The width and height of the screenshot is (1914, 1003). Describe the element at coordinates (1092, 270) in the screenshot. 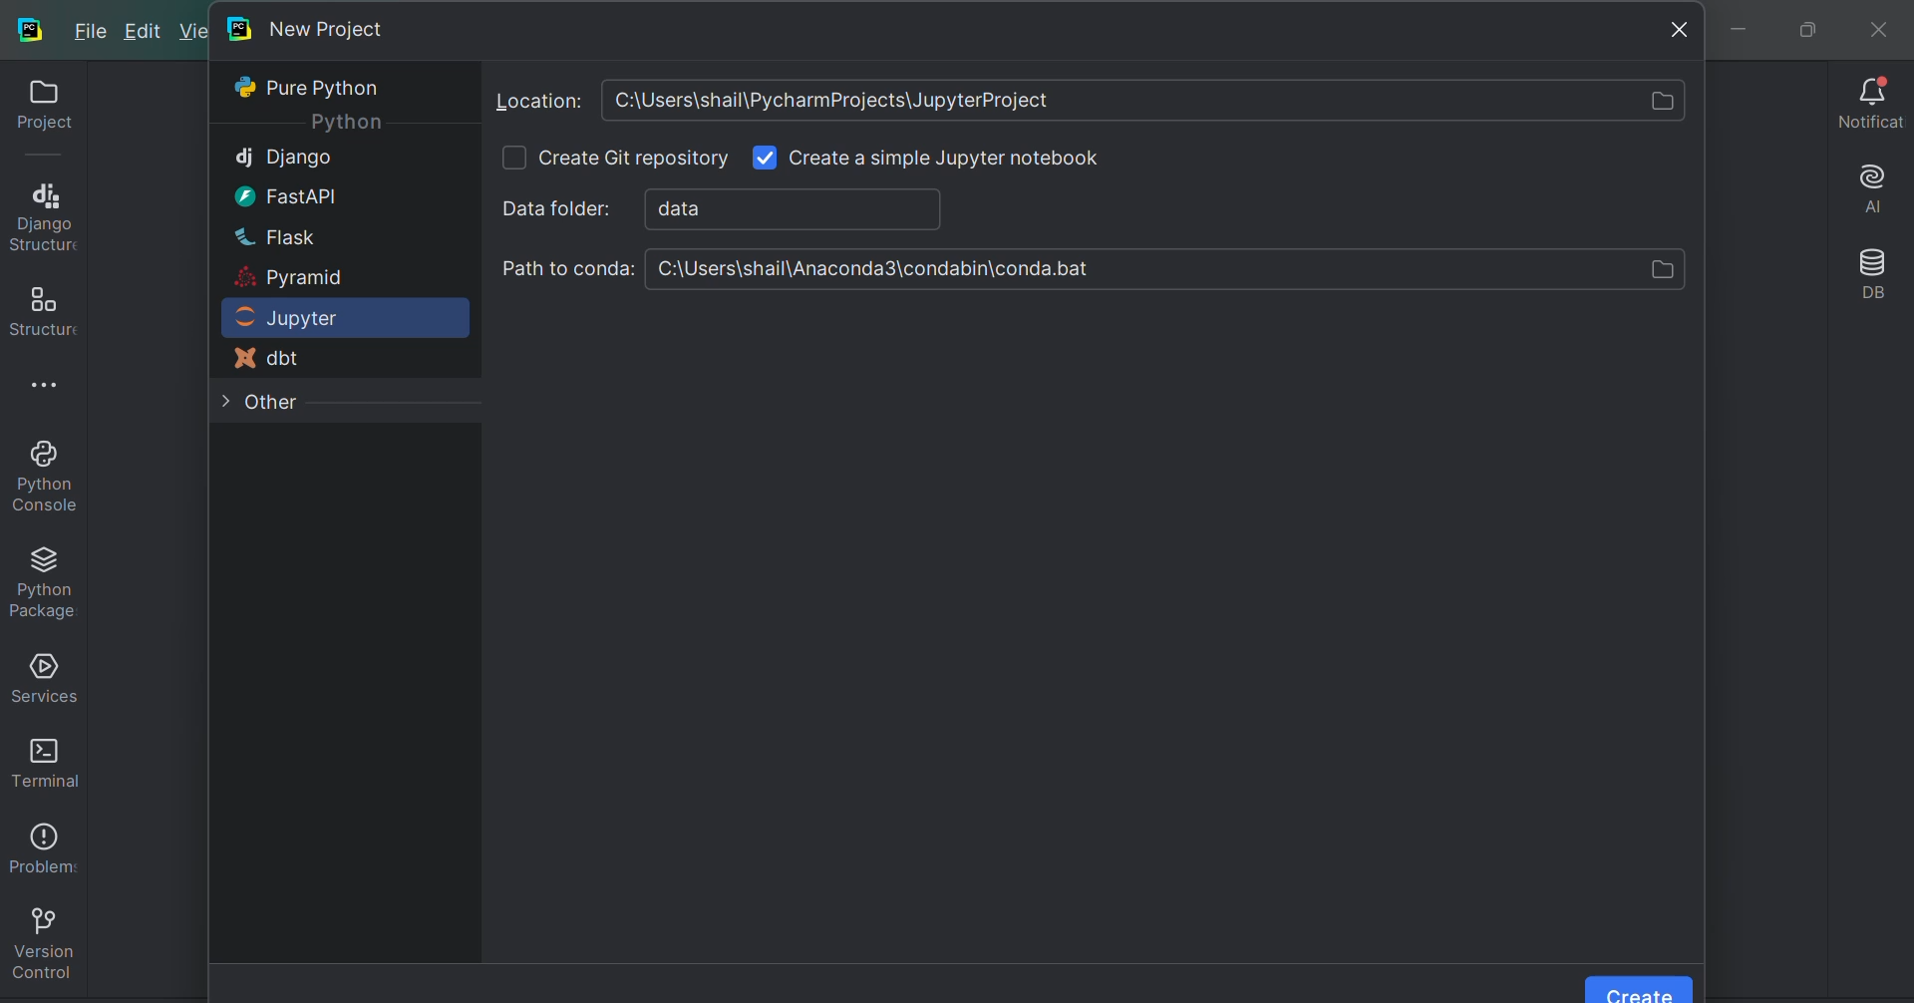

I see `Path to conda` at that location.